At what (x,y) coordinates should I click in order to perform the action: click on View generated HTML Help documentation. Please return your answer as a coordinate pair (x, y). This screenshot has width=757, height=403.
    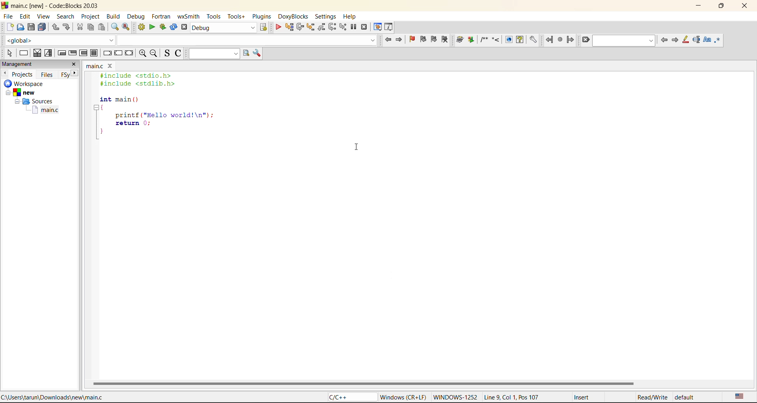
    Looking at the image, I should click on (520, 39).